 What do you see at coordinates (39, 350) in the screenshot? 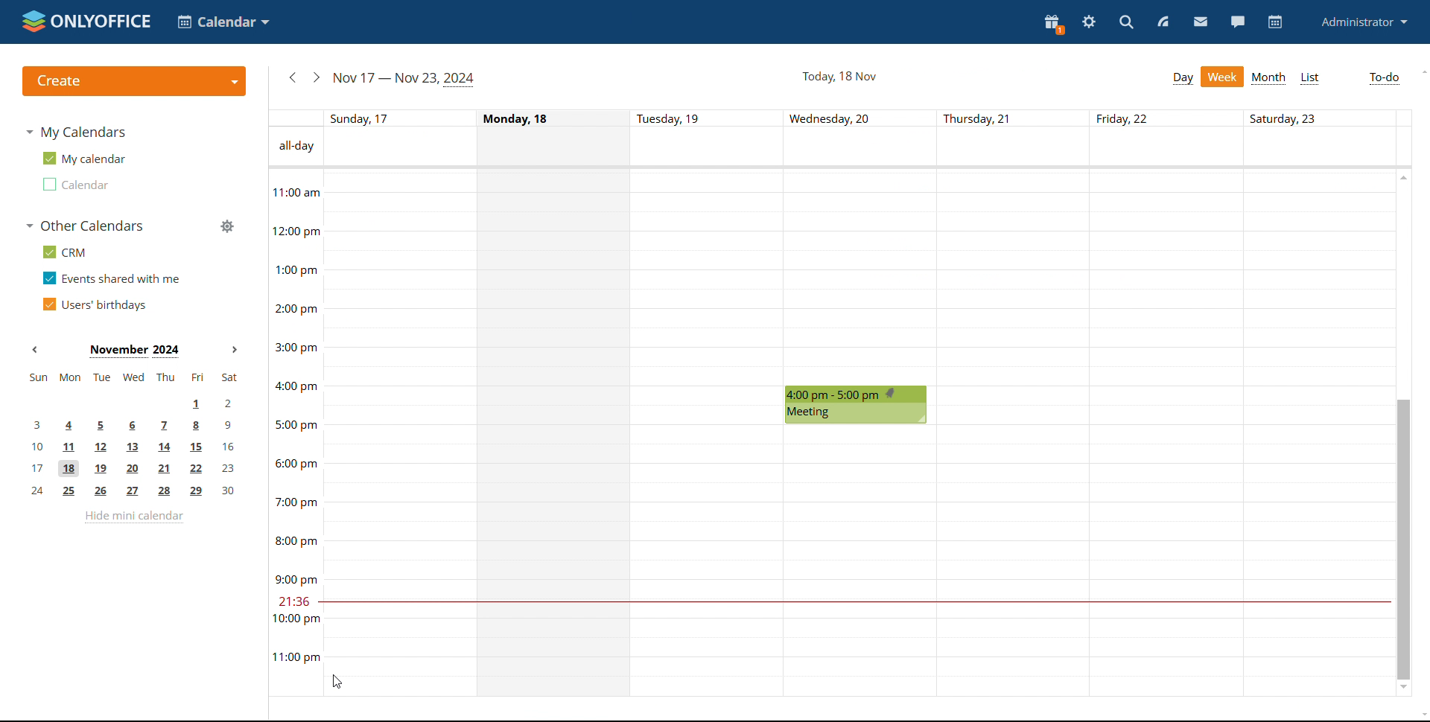
I see `previous month` at bounding box center [39, 350].